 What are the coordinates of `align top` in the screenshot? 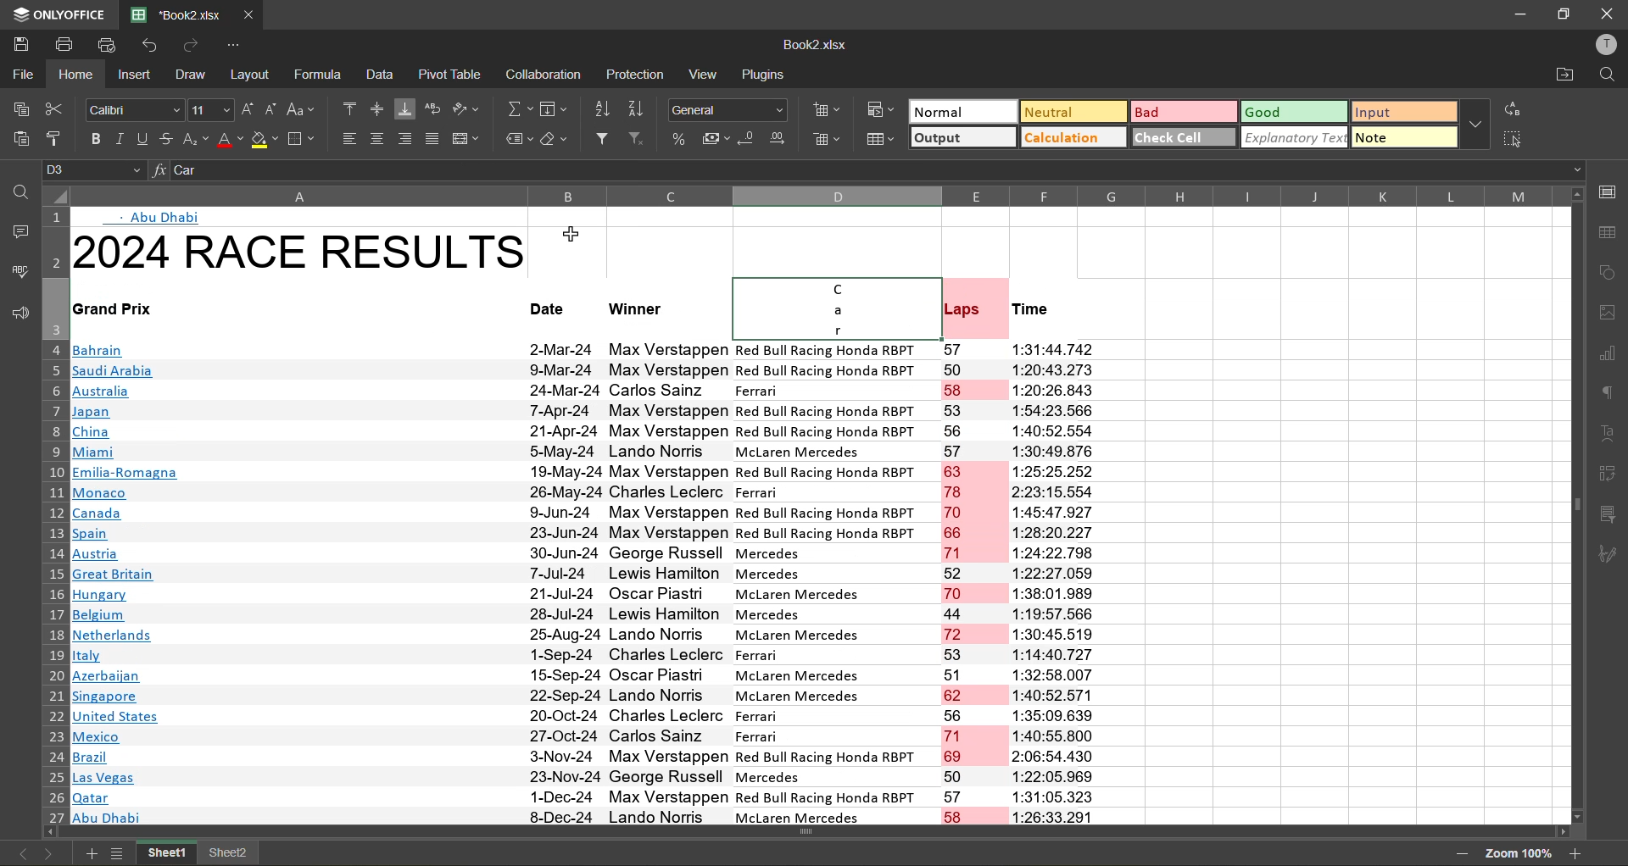 It's located at (351, 108).